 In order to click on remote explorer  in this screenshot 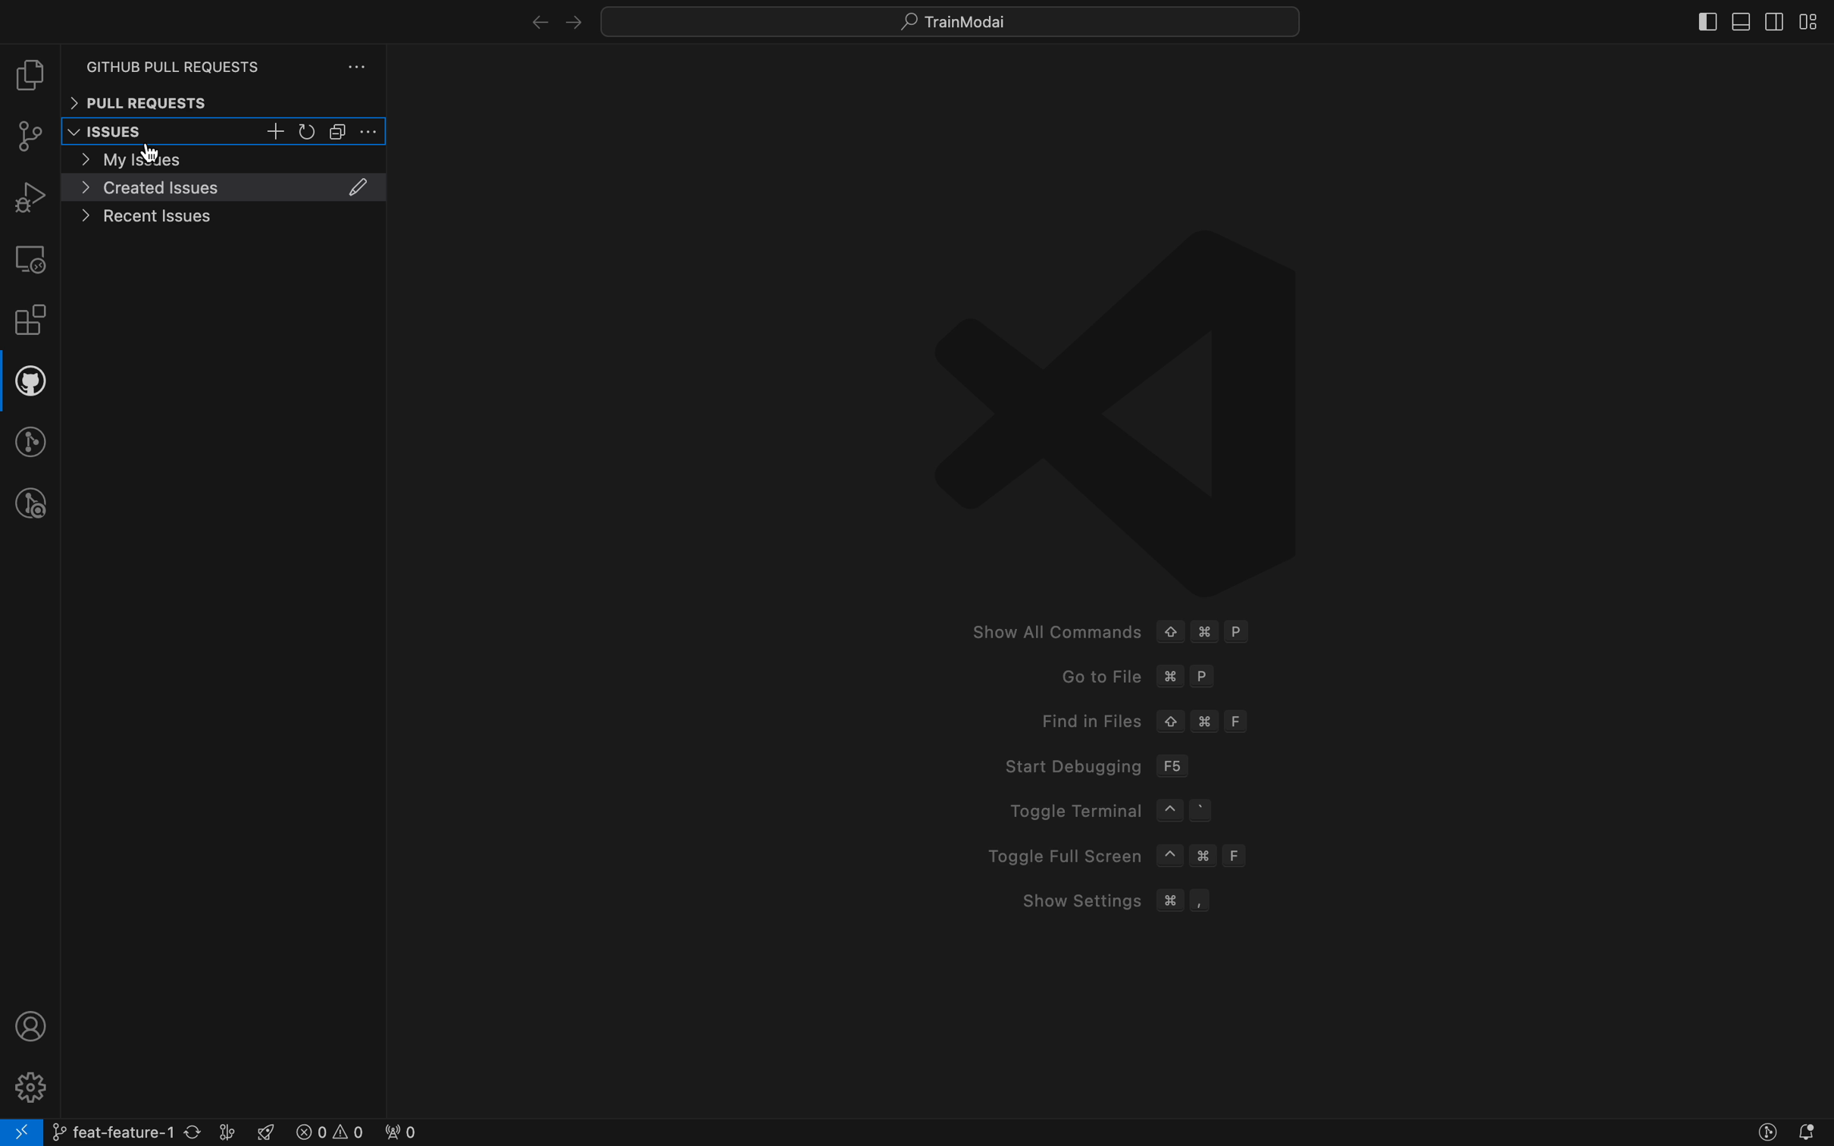, I will do `click(30, 258)`.